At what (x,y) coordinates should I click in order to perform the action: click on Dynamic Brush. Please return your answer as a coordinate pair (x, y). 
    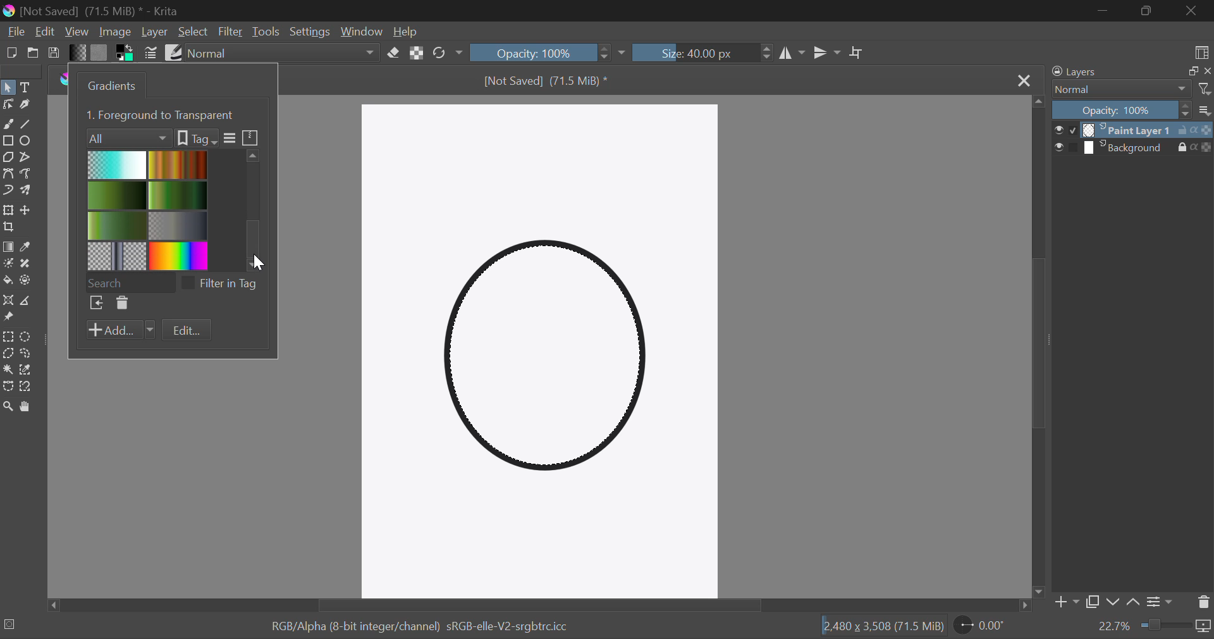
    Looking at the image, I should click on (8, 192).